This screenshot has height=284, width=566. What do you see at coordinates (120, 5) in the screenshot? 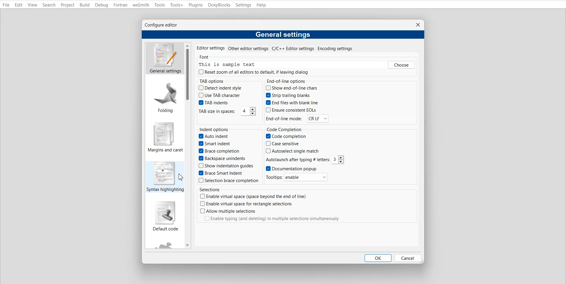
I see `Fortran` at bounding box center [120, 5].